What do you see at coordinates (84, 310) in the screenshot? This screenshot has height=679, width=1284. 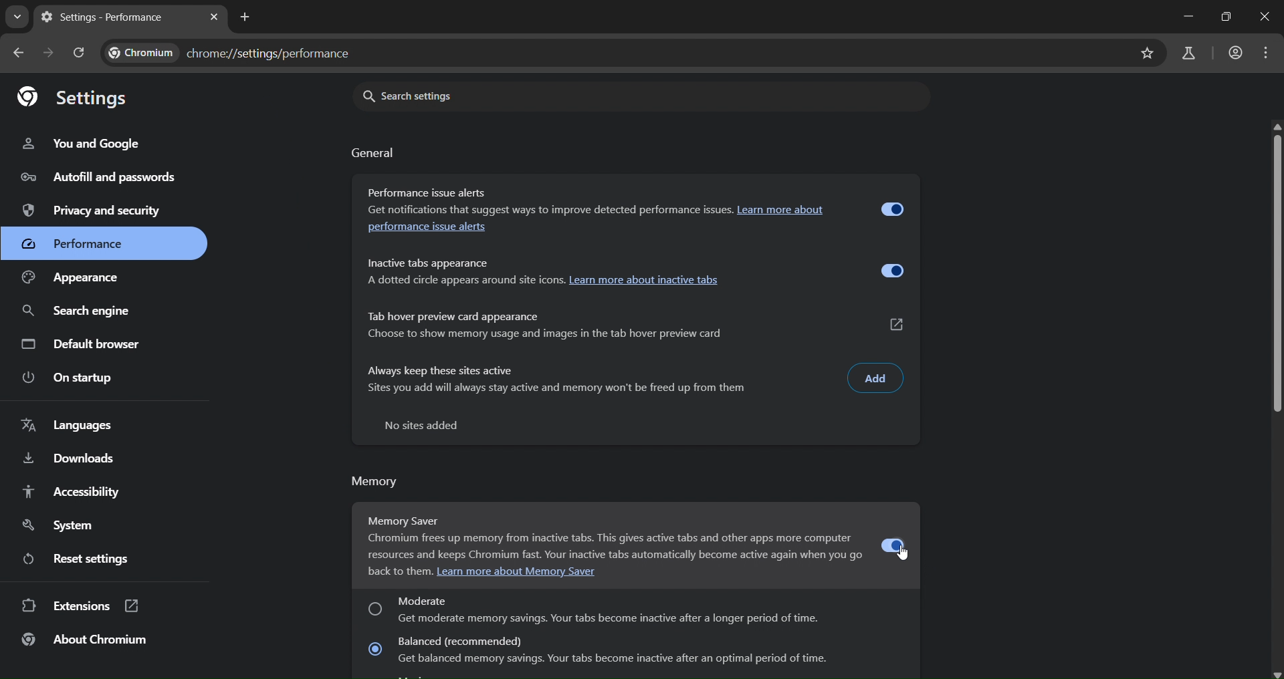 I see `search engine` at bounding box center [84, 310].